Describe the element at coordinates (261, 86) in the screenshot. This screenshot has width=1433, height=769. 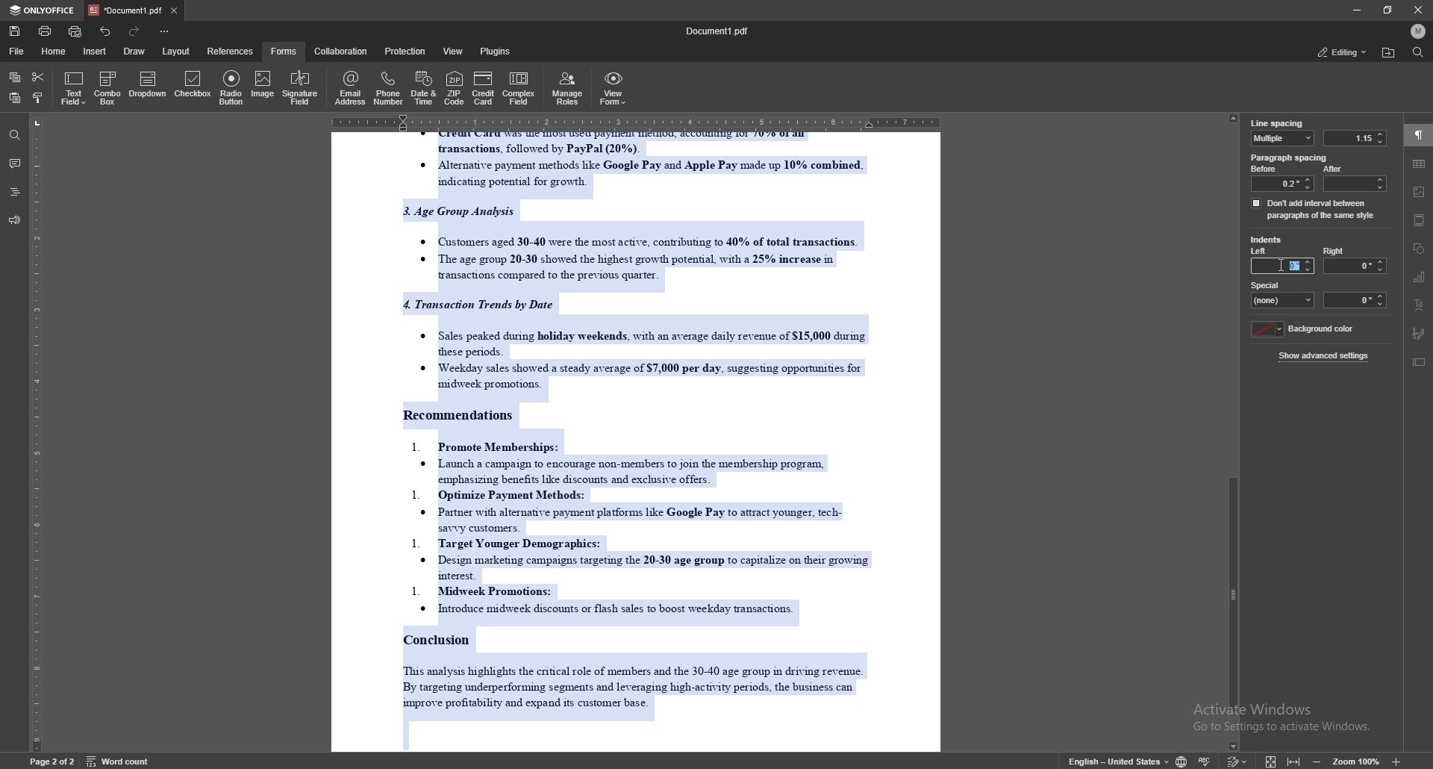
I see `image` at that location.